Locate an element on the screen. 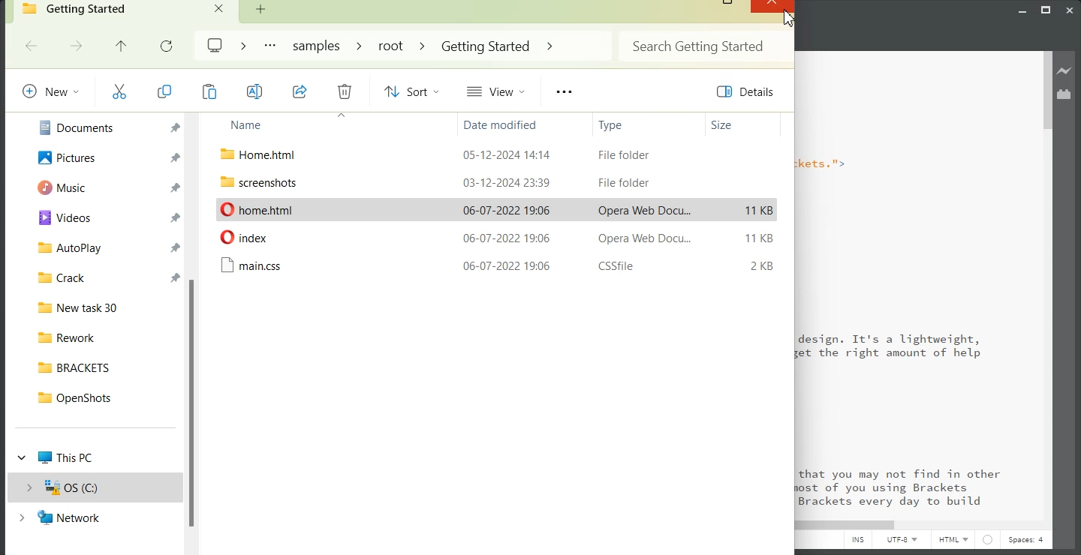 This screenshot has height=555, width=1081. File is located at coordinates (266, 154).